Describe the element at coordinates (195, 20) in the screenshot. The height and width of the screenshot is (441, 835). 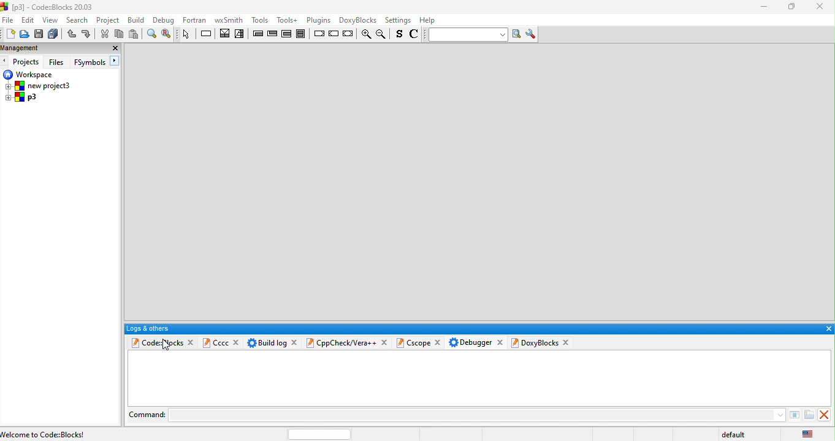
I see `fortan` at that location.